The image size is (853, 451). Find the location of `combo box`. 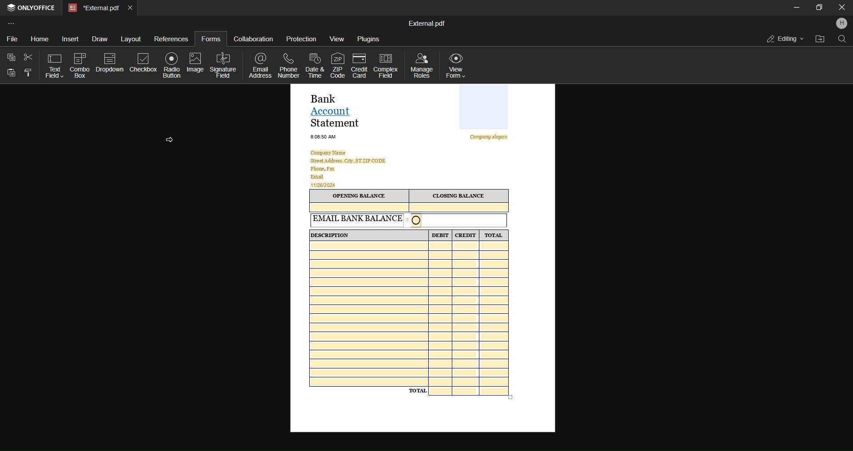

combo box is located at coordinates (80, 67).